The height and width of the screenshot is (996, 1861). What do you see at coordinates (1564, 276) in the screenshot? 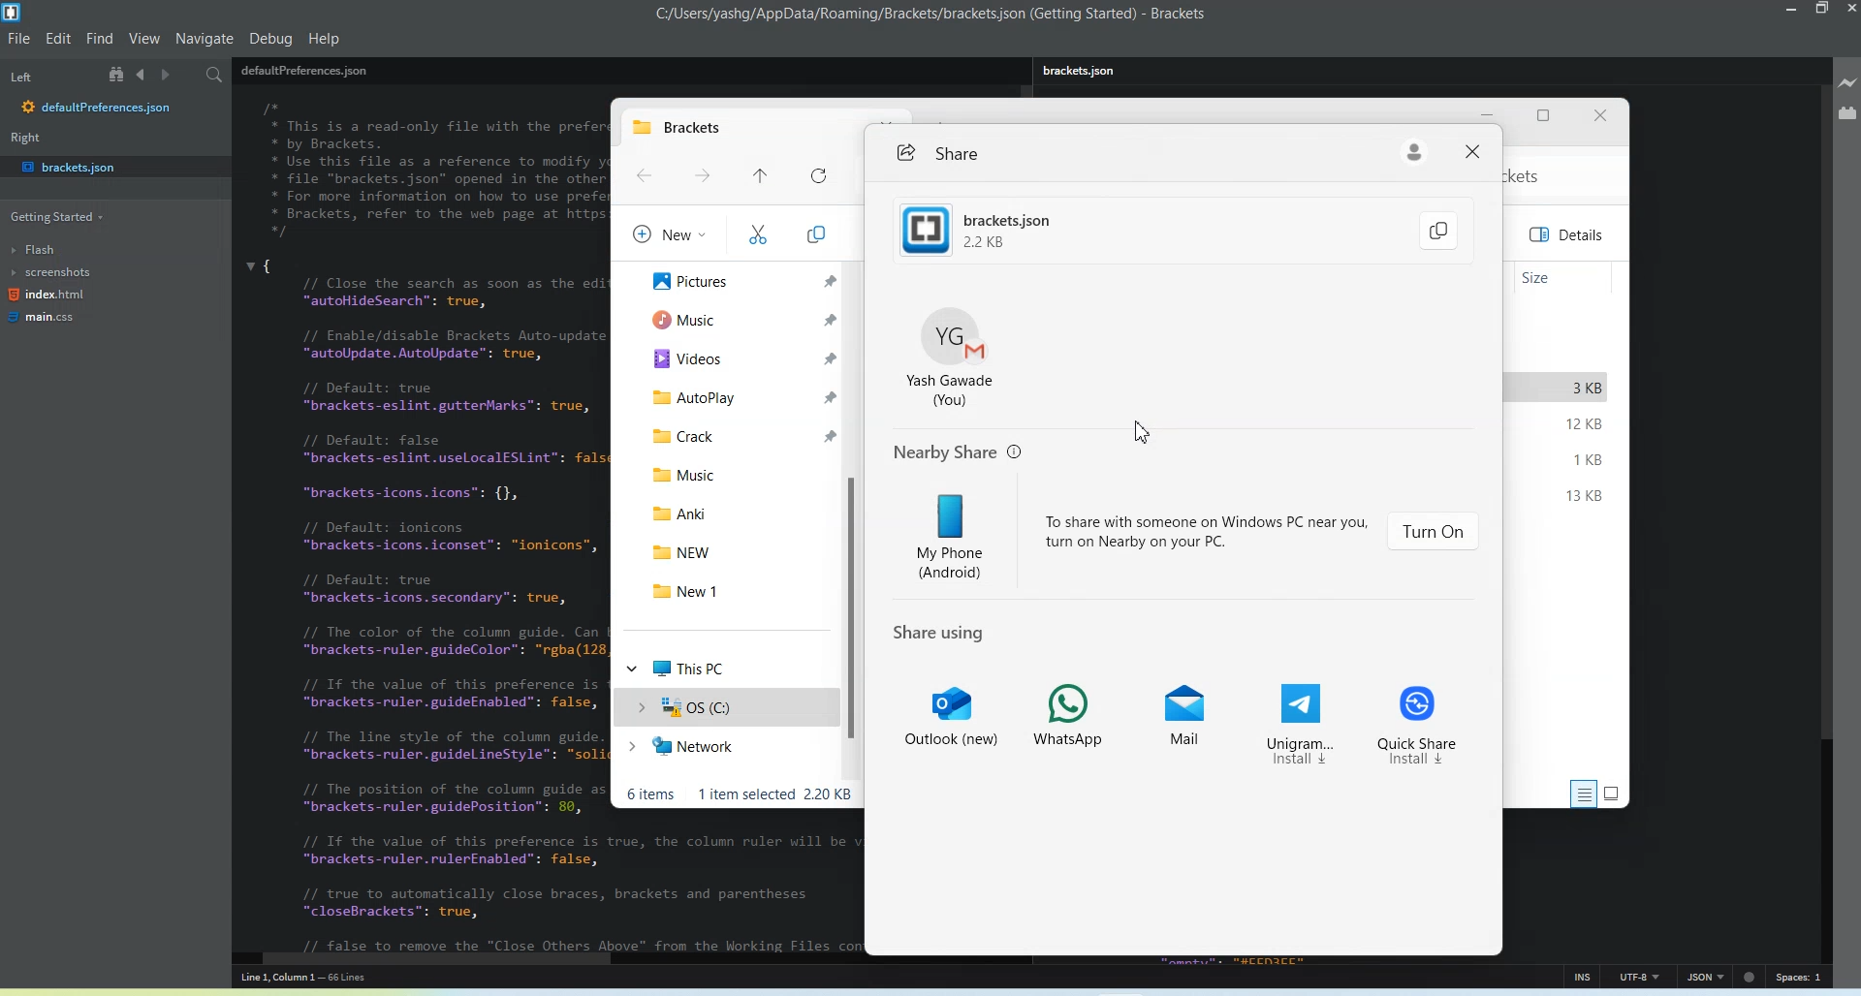
I see `Size` at bounding box center [1564, 276].